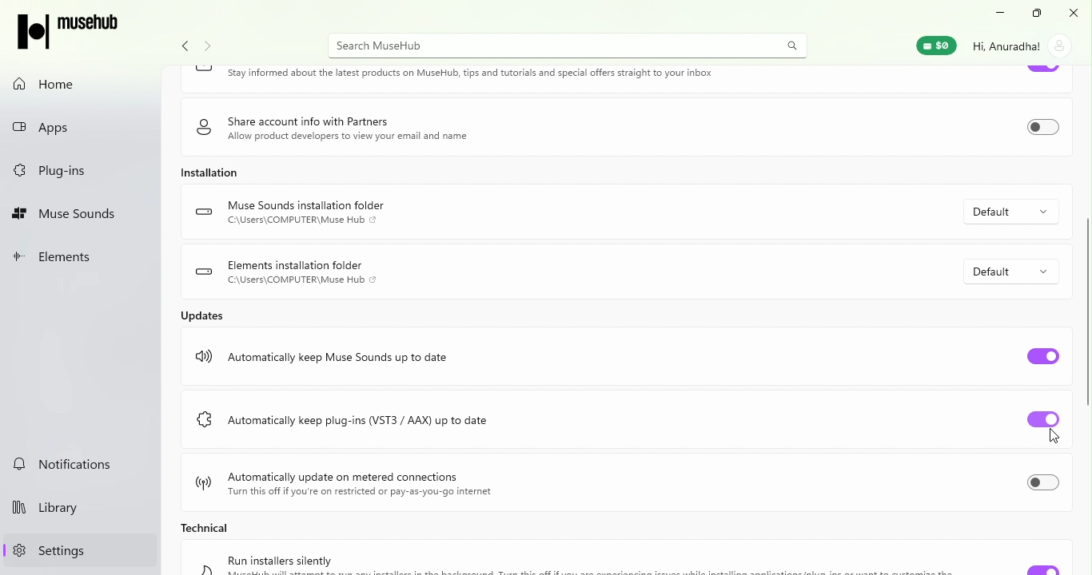 The width and height of the screenshot is (1092, 575). Describe the element at coordinates (201, 481) in the screenshot. I see `logo` at that location.